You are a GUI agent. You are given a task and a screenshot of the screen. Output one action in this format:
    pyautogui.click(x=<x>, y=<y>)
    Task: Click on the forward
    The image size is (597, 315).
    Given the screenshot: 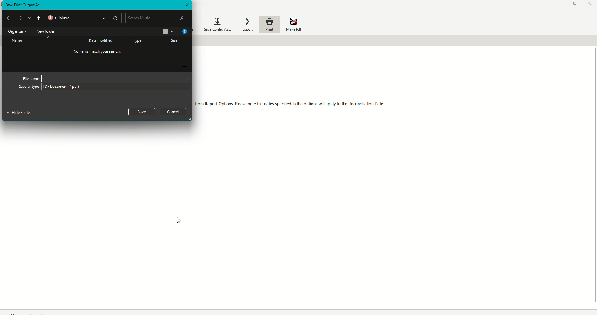 What is the action you would take?
    pyautogui.click(x=20, y=19)
    